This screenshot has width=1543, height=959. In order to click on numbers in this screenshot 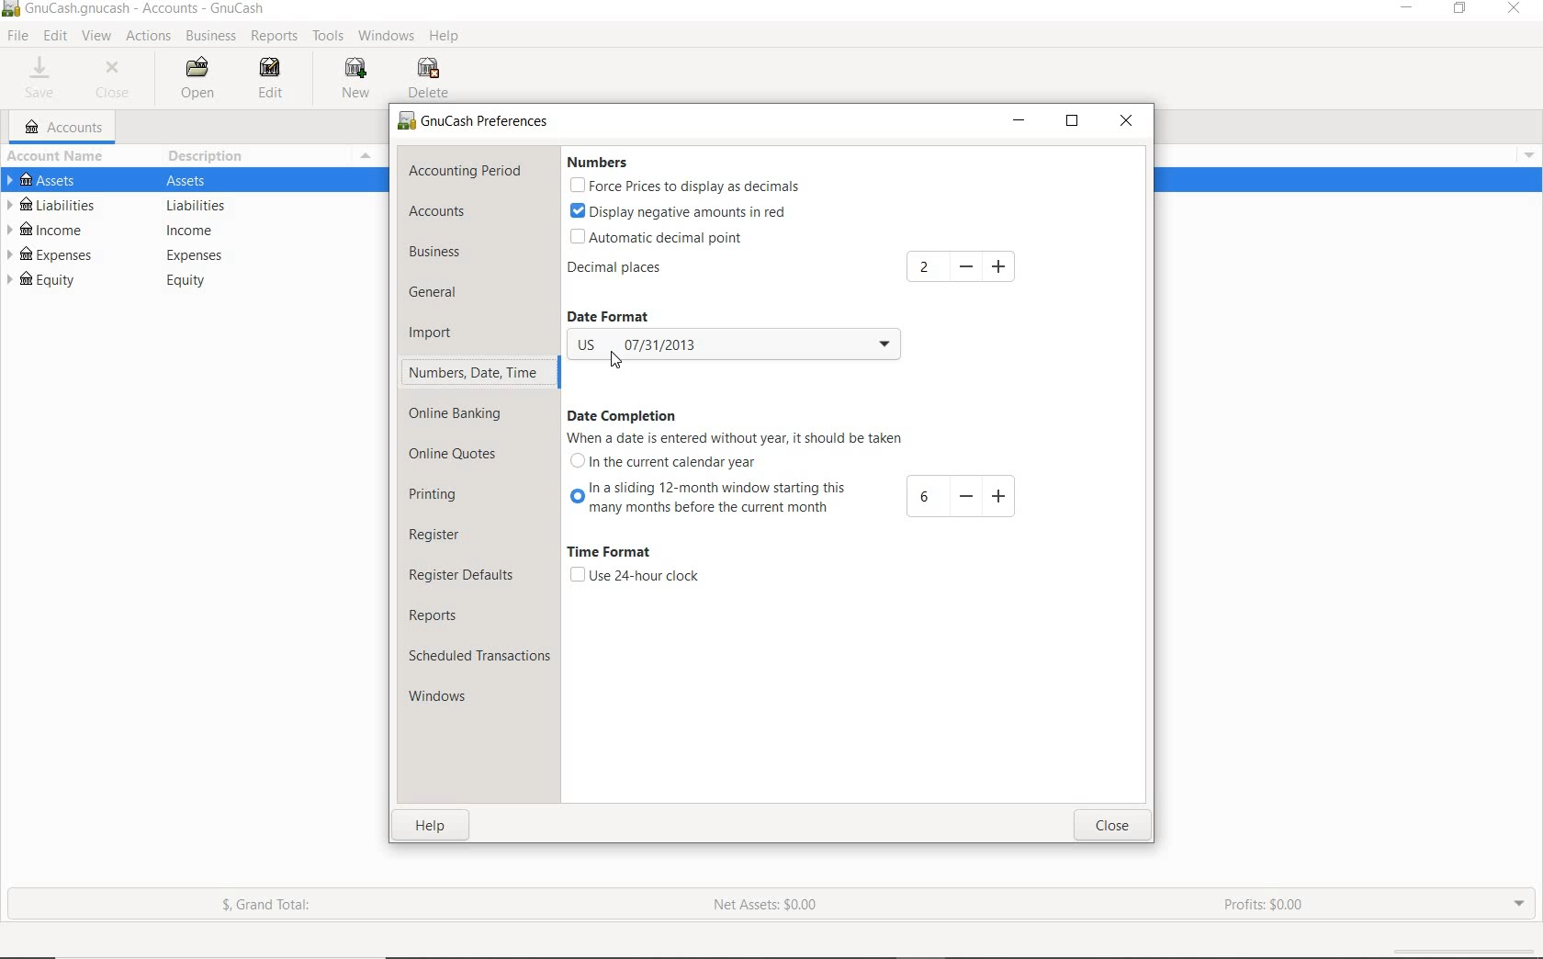, I will do `click(595, 163)`.